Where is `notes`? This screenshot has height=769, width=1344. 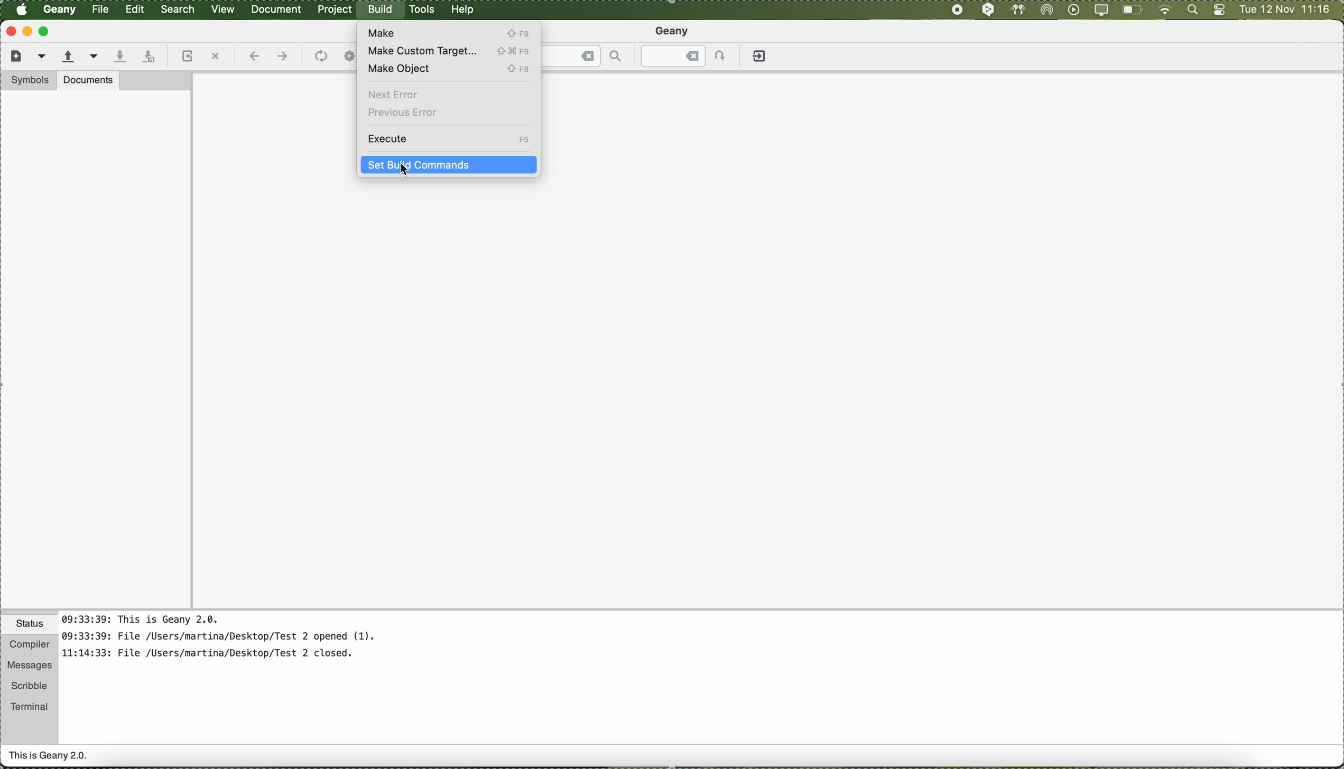
notes is located at coordinates (232, 642).